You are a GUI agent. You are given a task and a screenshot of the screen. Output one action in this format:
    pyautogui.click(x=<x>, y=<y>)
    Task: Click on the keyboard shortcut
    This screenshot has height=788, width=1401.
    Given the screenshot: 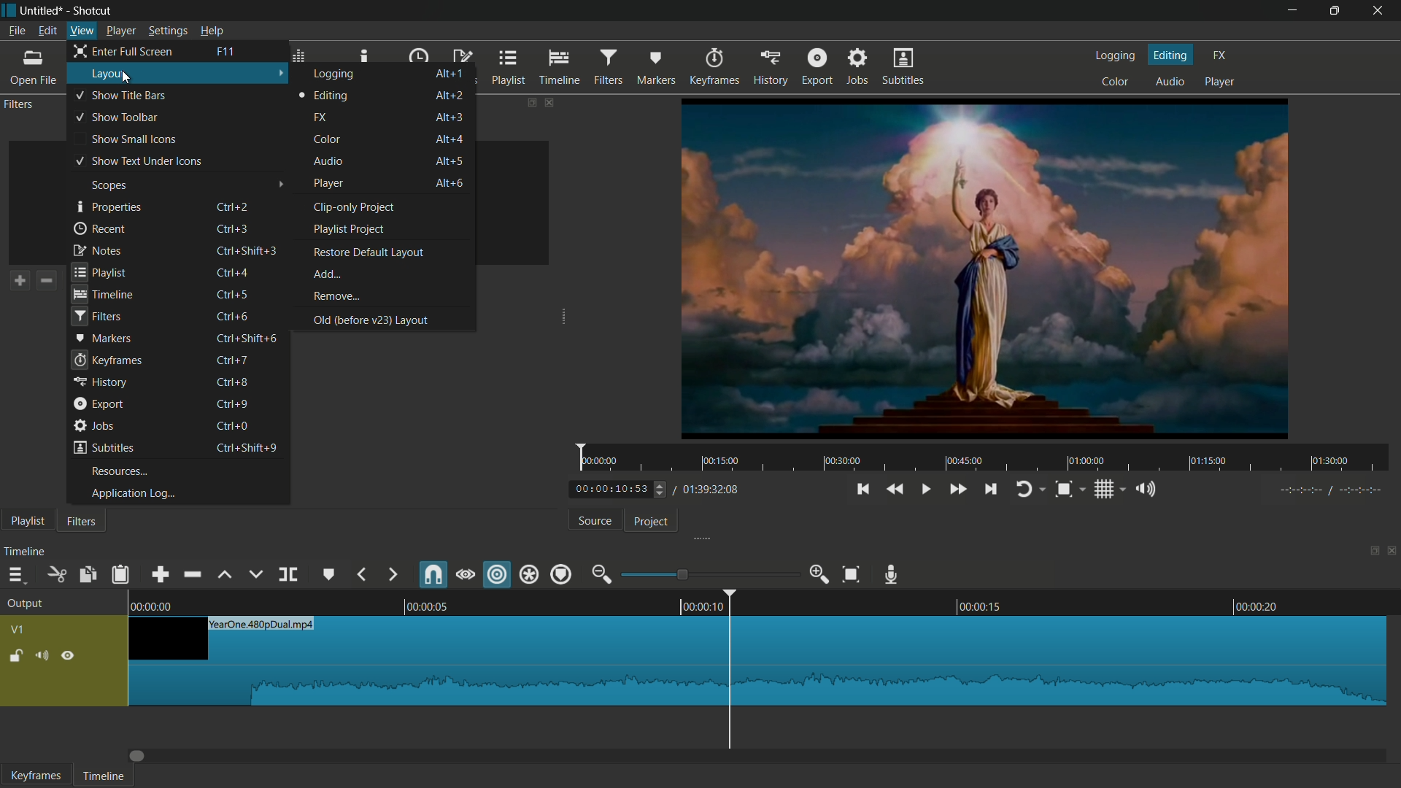 What is the action you would take?
    pyautogui.click(x=232, y=227)
    